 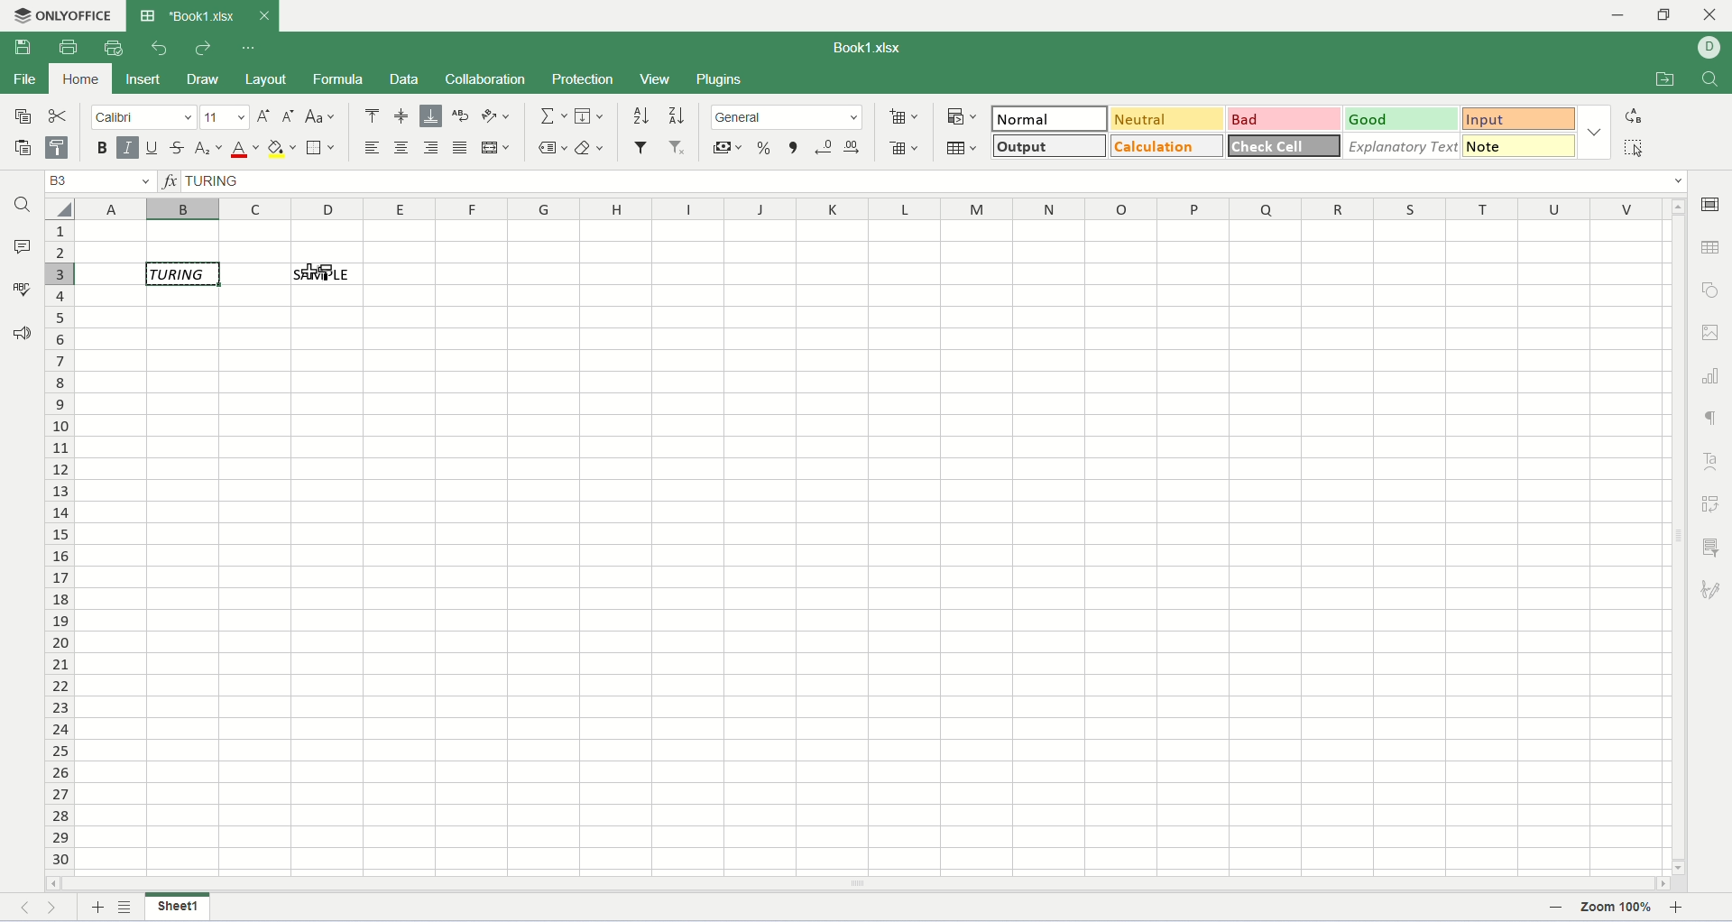 I want to click on sheet name, so click(x=176, y=906).